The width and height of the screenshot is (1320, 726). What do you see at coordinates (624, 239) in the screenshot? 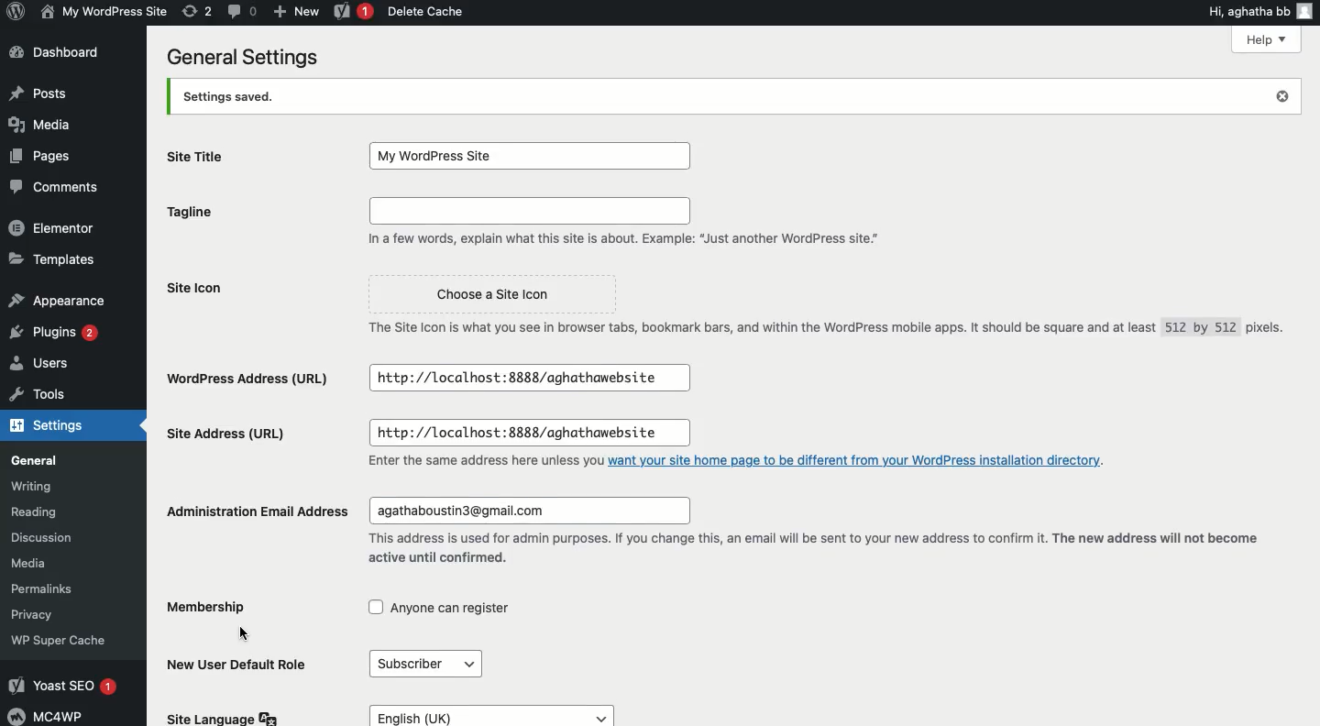
I see `In a few words, explain what this site is about. Example: “Just another WordPress site."` at bounding box center [624, 239].